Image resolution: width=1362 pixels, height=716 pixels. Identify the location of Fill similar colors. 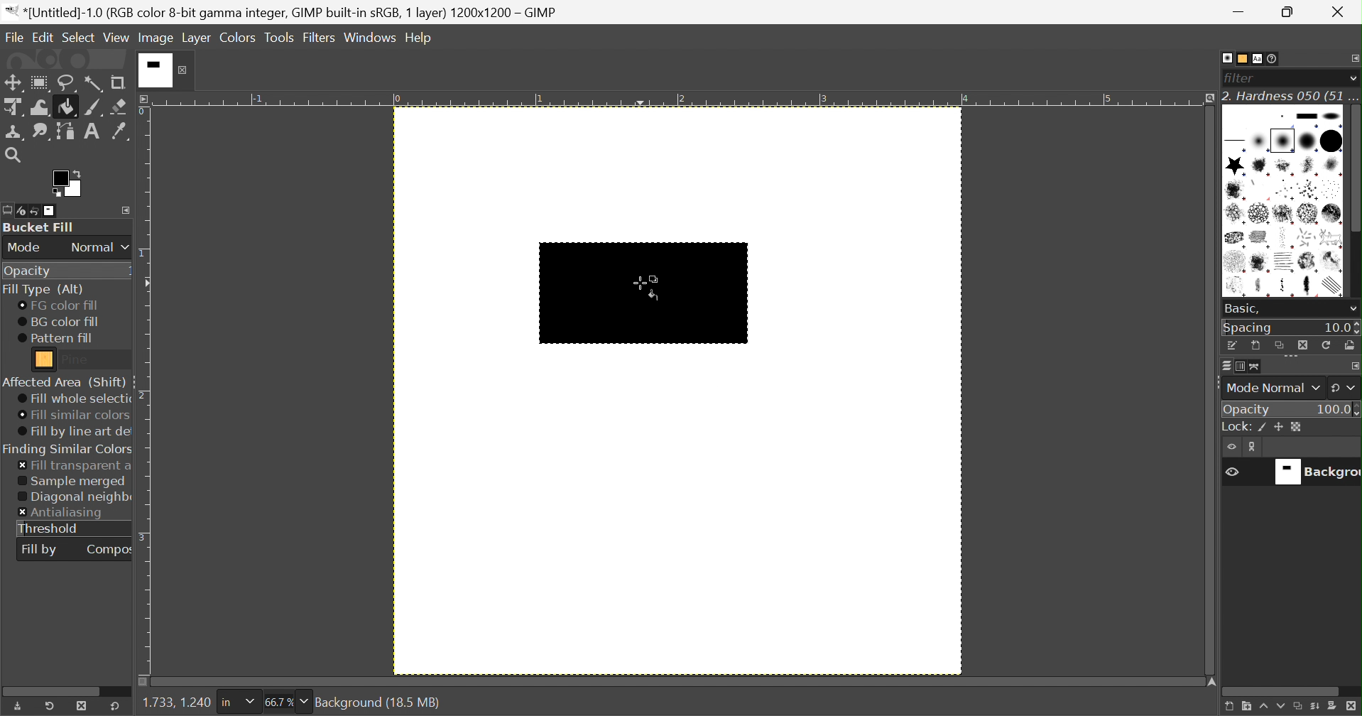
(72, 416).